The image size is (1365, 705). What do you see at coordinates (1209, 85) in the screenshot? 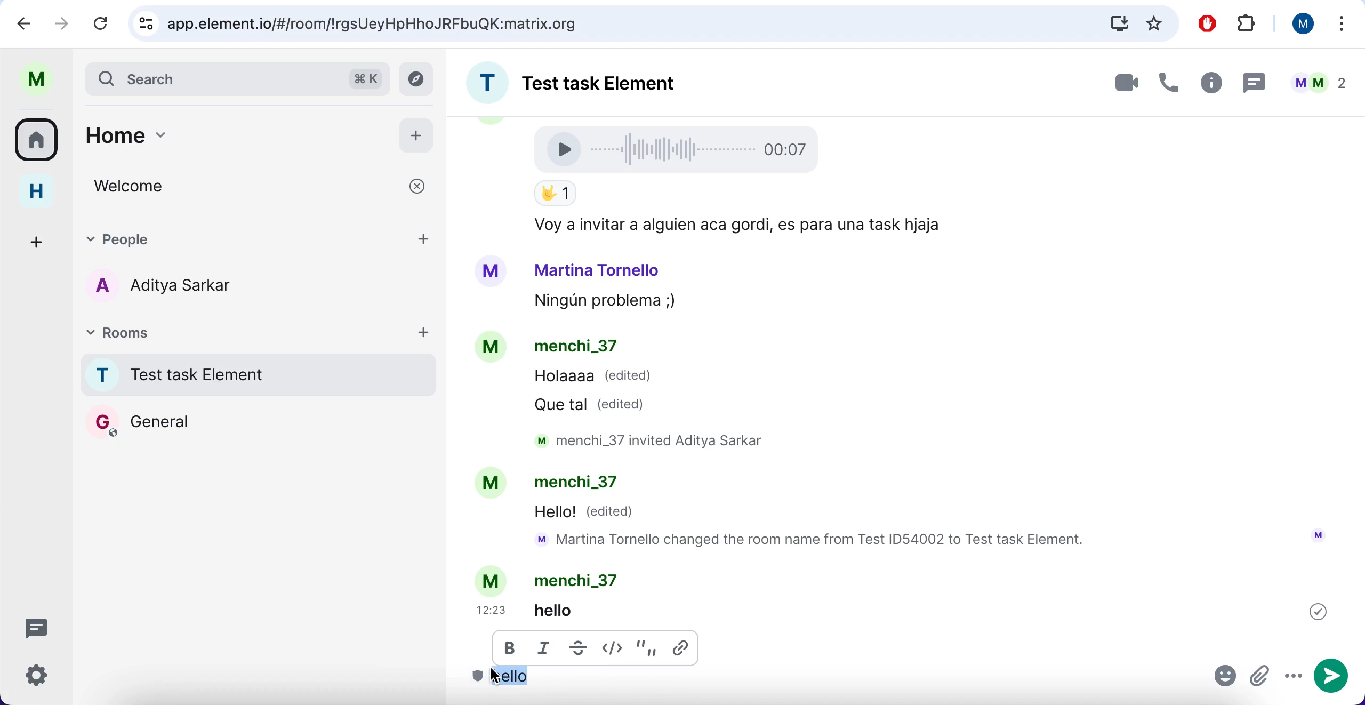
I see `room info` at bounding box center [1209, 85].